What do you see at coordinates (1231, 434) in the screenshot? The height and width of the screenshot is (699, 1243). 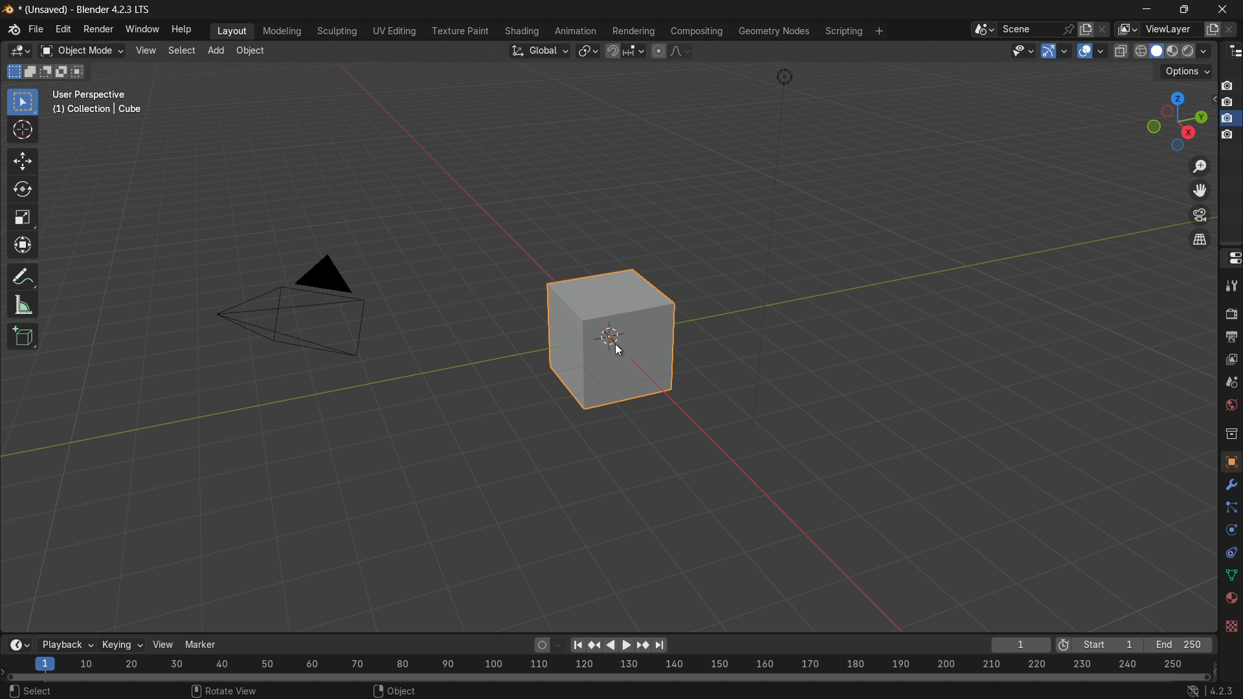 I see `collection` at bounding box center [1231, 434].